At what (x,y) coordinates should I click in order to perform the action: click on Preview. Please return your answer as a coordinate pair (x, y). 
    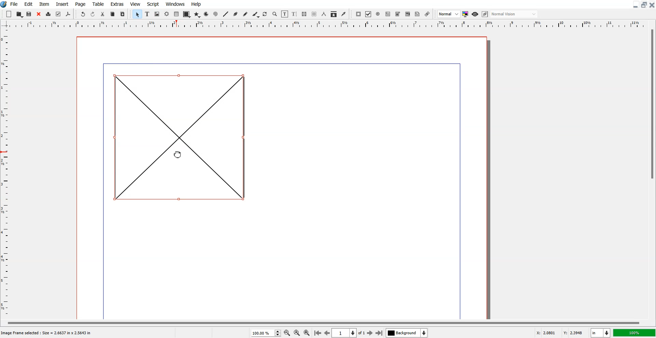
    Looking at the image, I should click on (475, 14).